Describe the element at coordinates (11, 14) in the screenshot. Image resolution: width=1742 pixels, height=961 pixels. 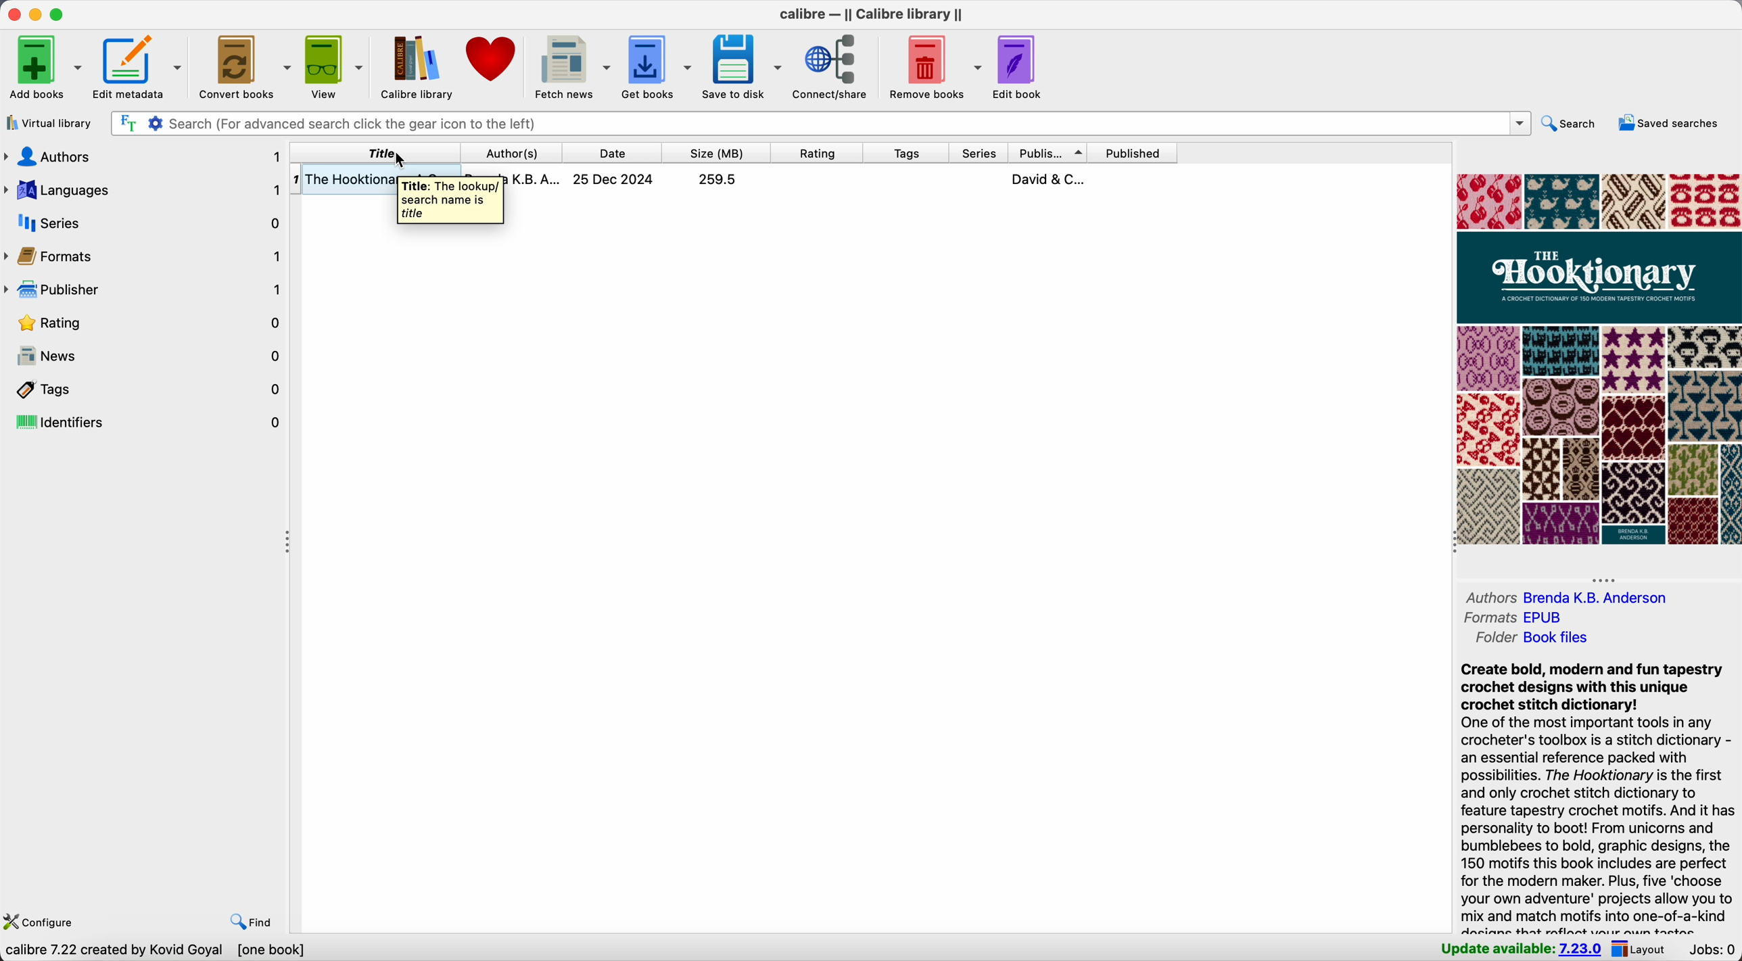
I see `close Calibre` at that location.